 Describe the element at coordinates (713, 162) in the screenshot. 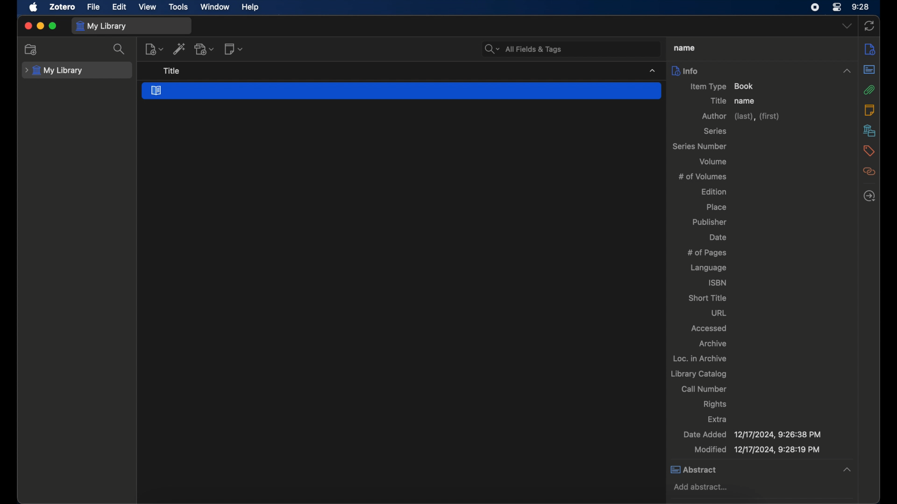

I see `volume` at that location.